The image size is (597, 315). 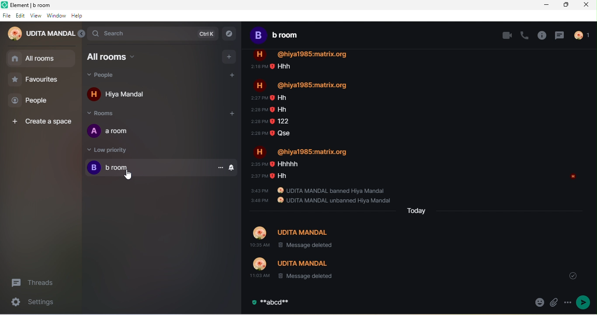 What do you see at coordinates (507, 36) in the screenshot?
I see `video call` at bounding box center [507, 36].